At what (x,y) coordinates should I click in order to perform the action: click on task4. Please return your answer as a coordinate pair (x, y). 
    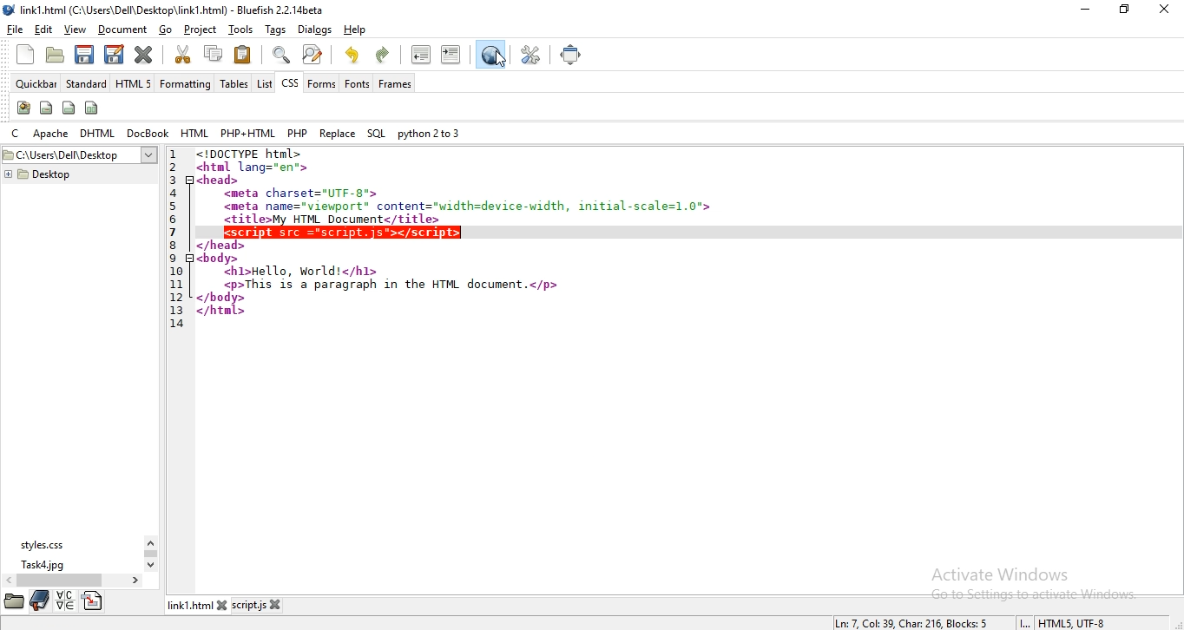
    Looking at the image, I should click on (44, 565).